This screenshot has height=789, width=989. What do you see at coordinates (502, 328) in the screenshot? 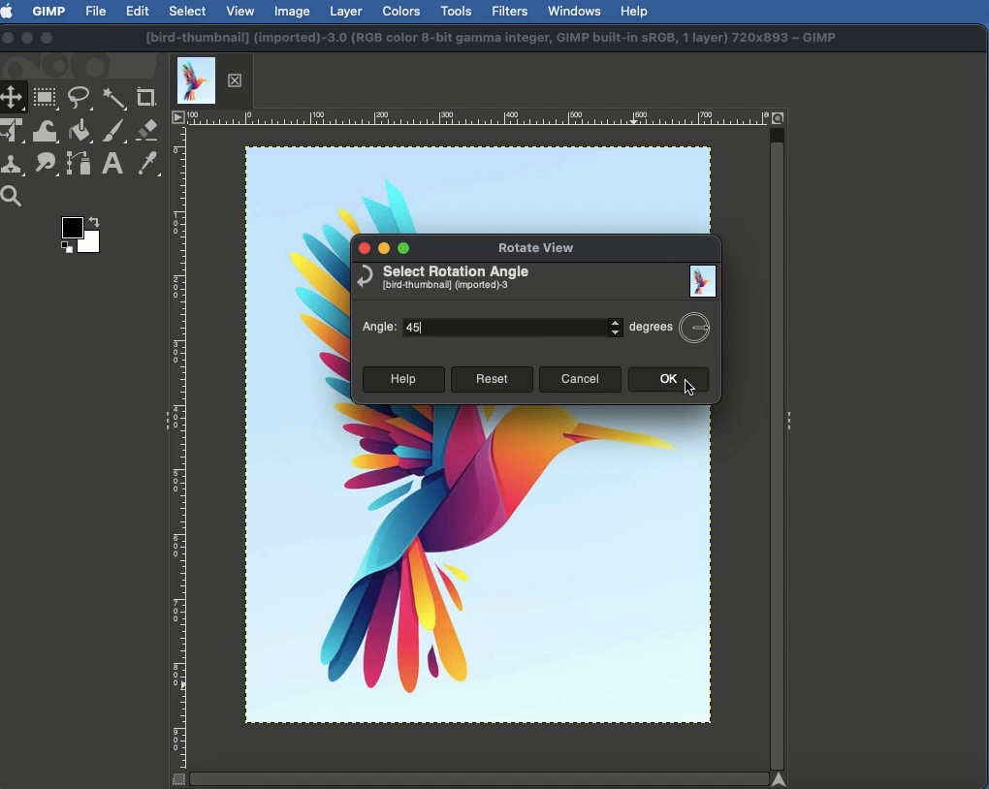
I see `45` at bounding box center [502, 328].